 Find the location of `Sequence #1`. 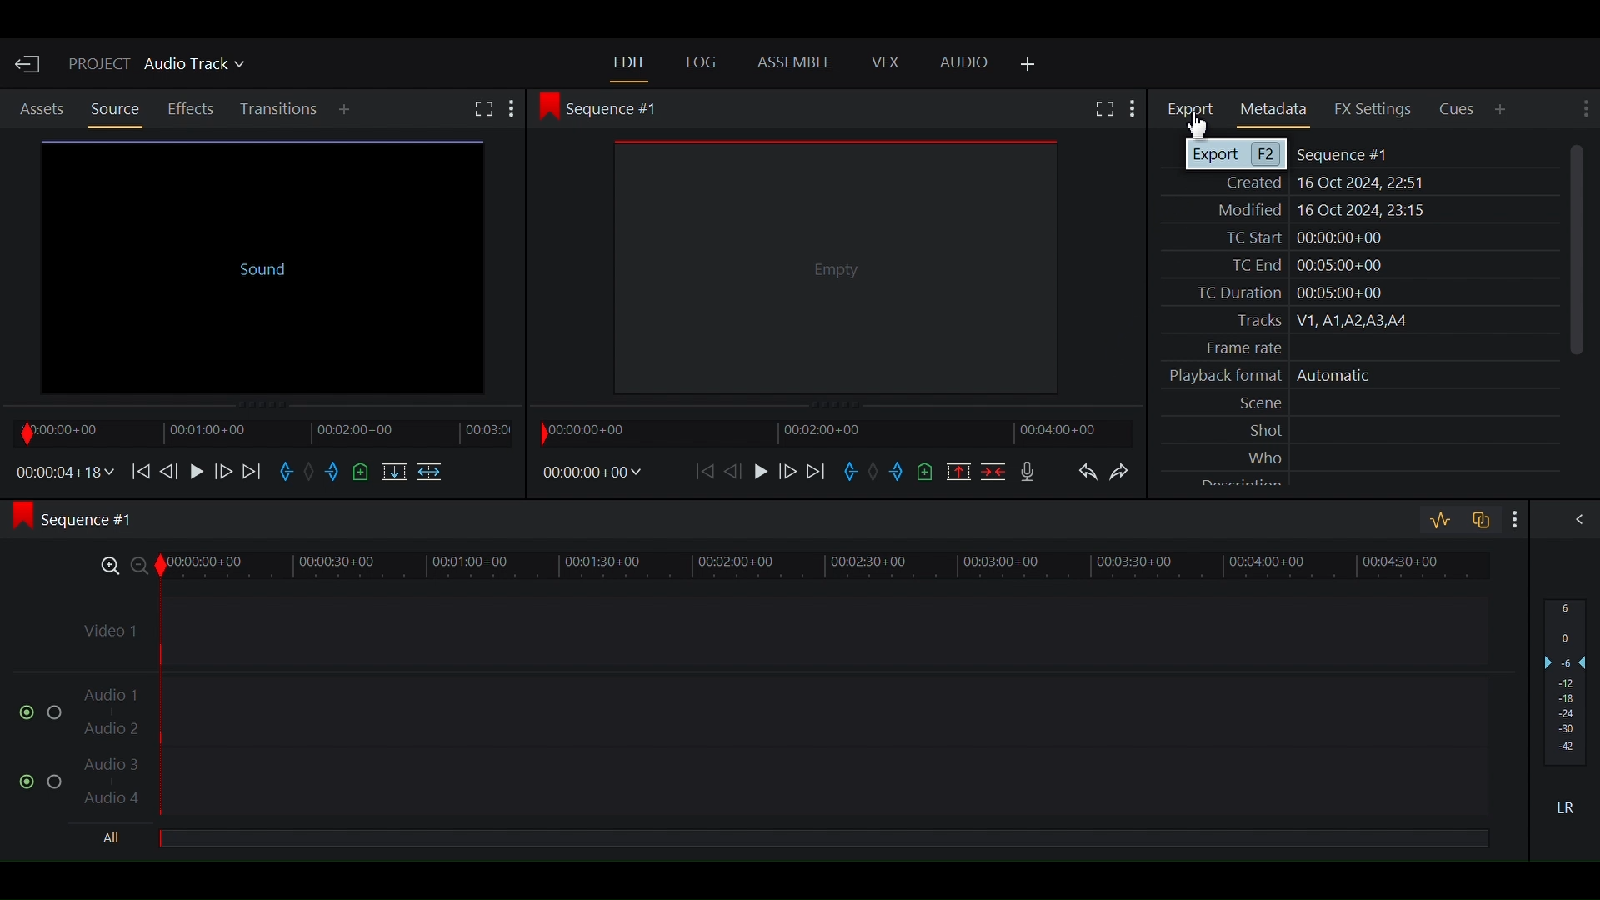

Sequence #1 is located at coordinates (85, 521).